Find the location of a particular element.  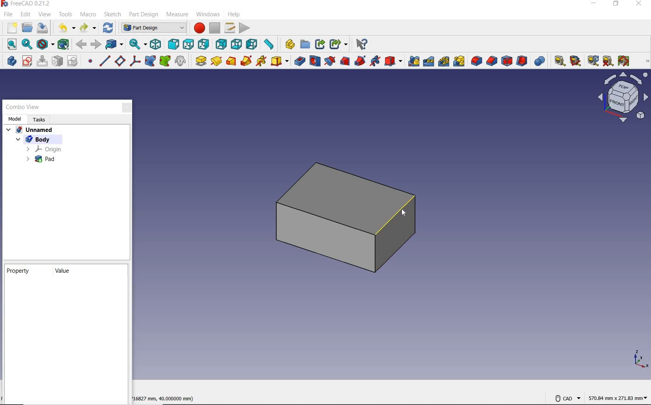

Part Design is located at coordinates (152, 28).